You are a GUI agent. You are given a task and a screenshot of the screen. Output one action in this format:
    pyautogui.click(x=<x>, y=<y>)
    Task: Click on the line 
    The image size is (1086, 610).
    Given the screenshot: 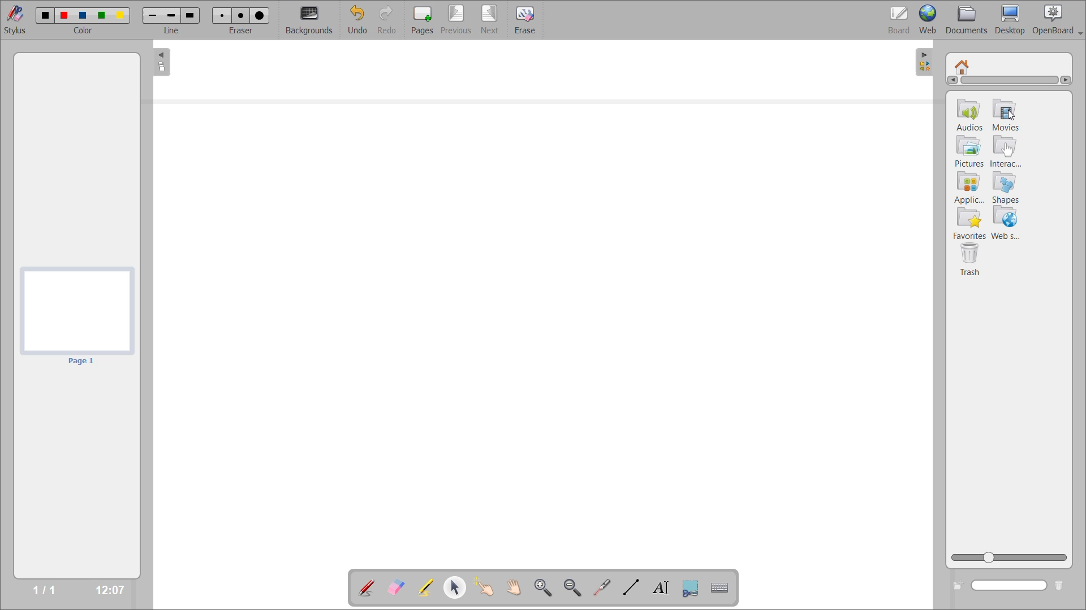 What is the action you would take?
    pyautogui.click(x=172, y=32)
    